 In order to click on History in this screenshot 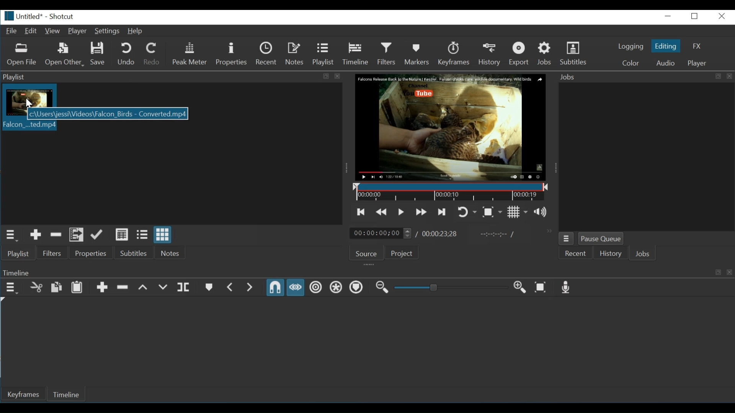, I will do `click(491, 54)`.